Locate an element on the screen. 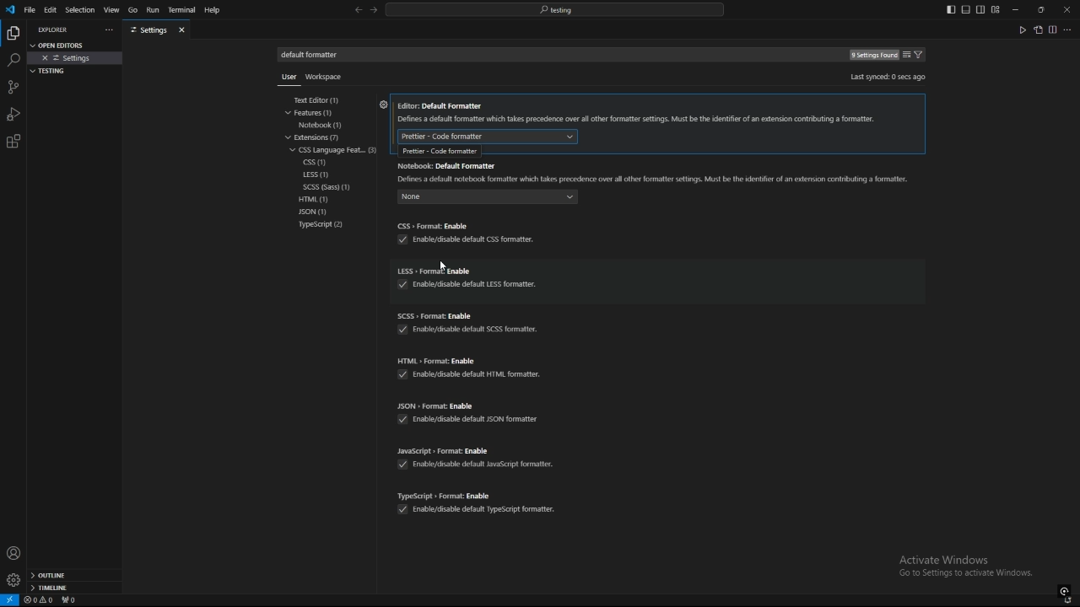  typescript format enable is located at coordinates (479, 492).